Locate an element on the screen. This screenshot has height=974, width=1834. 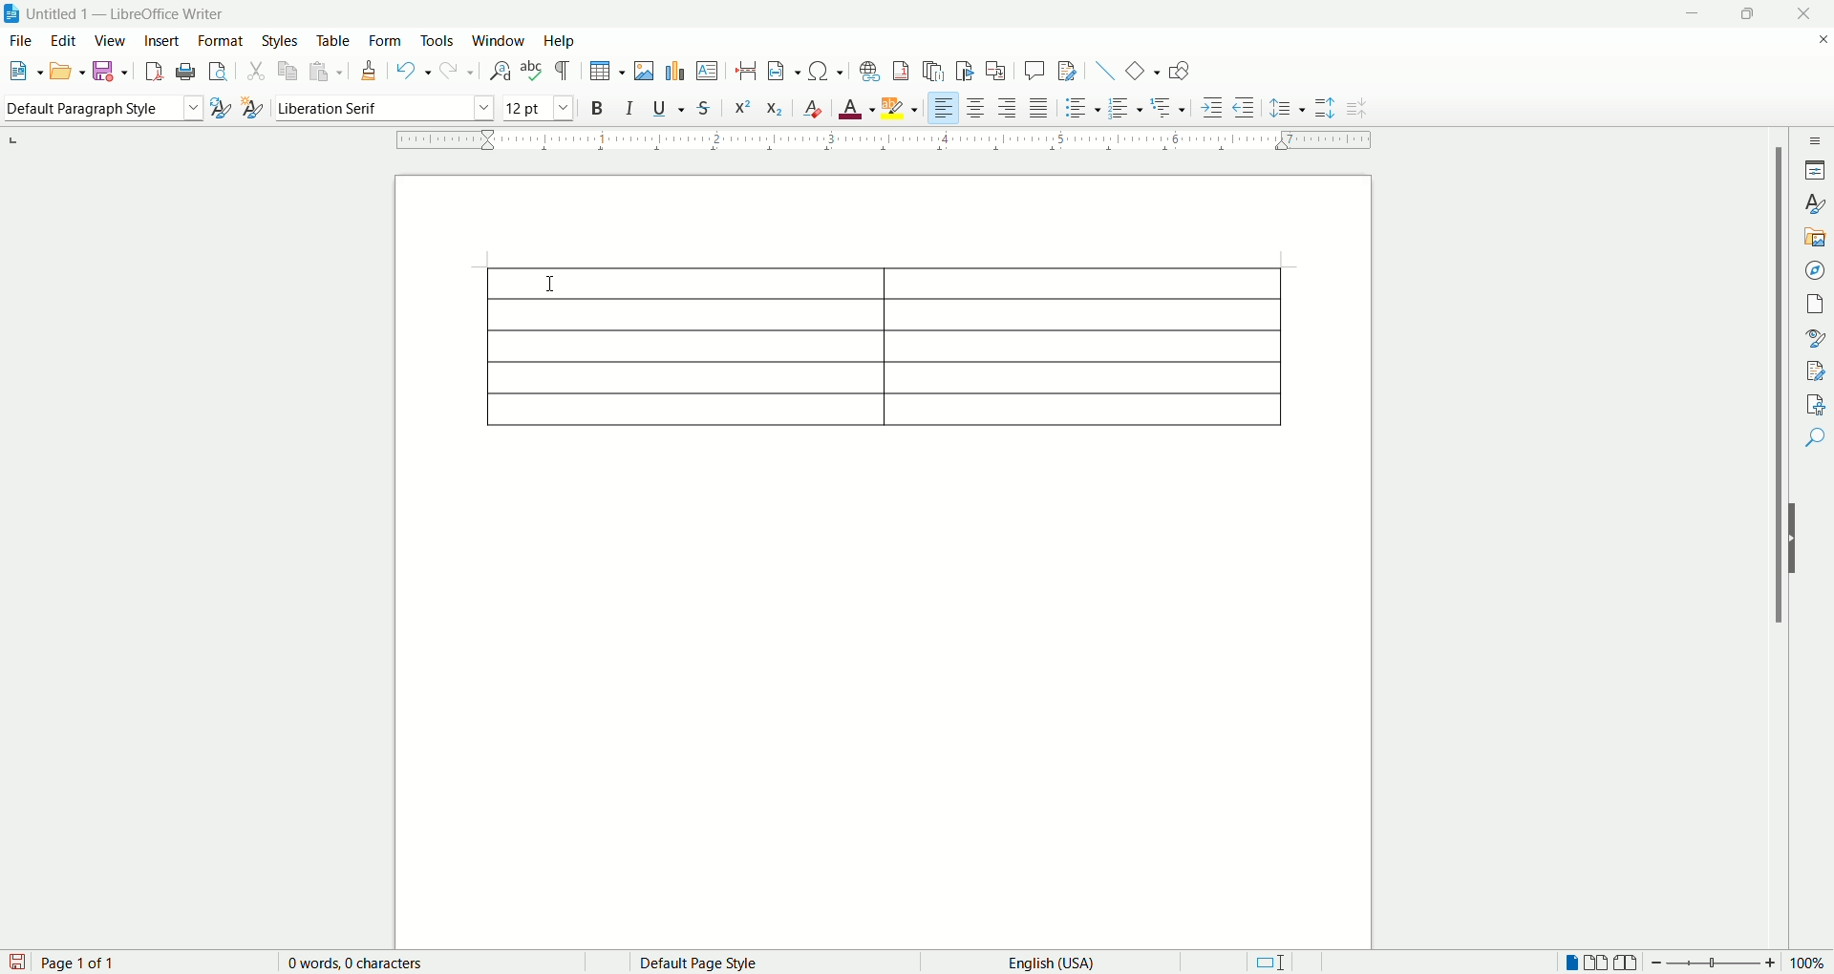
show draw functions is located at coordinates (1180, 70).